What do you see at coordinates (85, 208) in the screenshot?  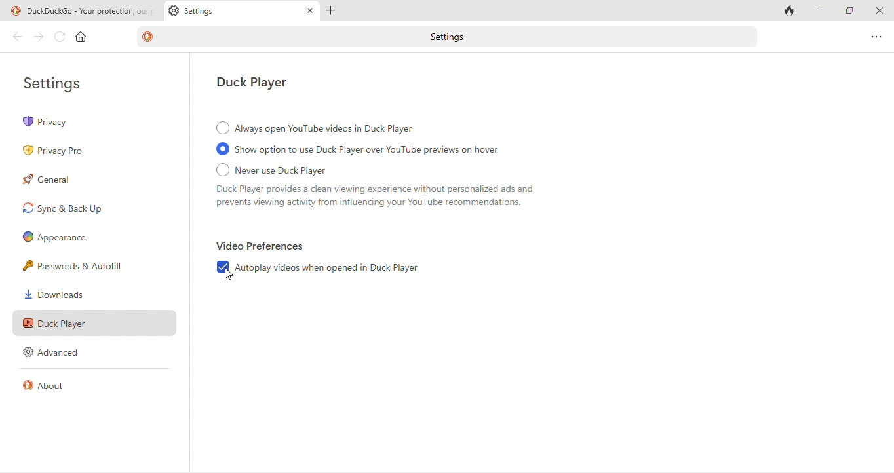 I see `sync and back up` at bounding box center [85, 208].